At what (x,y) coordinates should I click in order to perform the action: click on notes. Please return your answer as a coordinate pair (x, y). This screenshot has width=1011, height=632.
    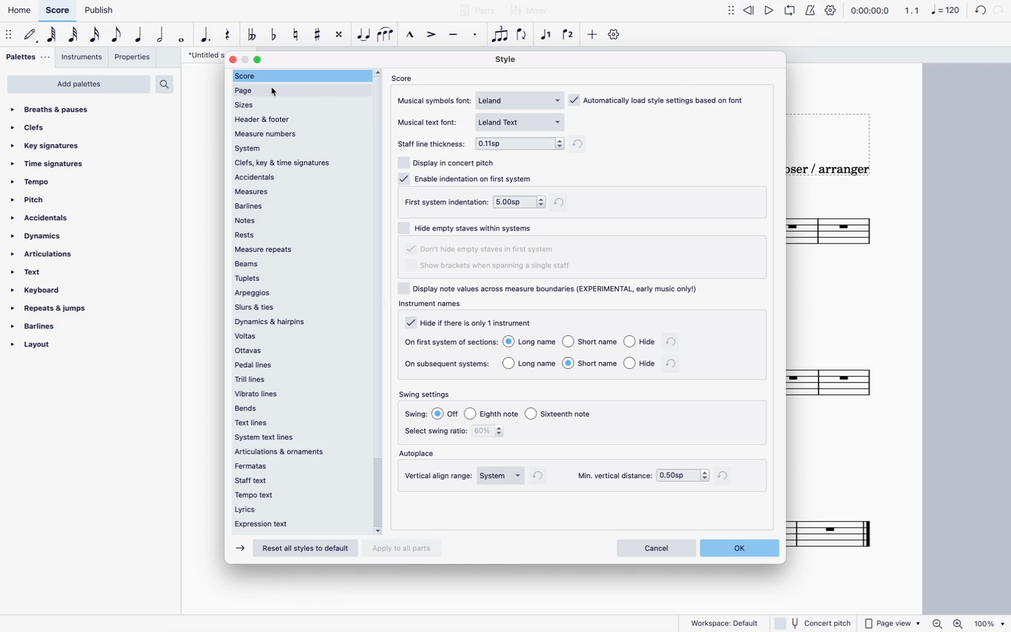
    Looking at the image, I should click on (299, 219).